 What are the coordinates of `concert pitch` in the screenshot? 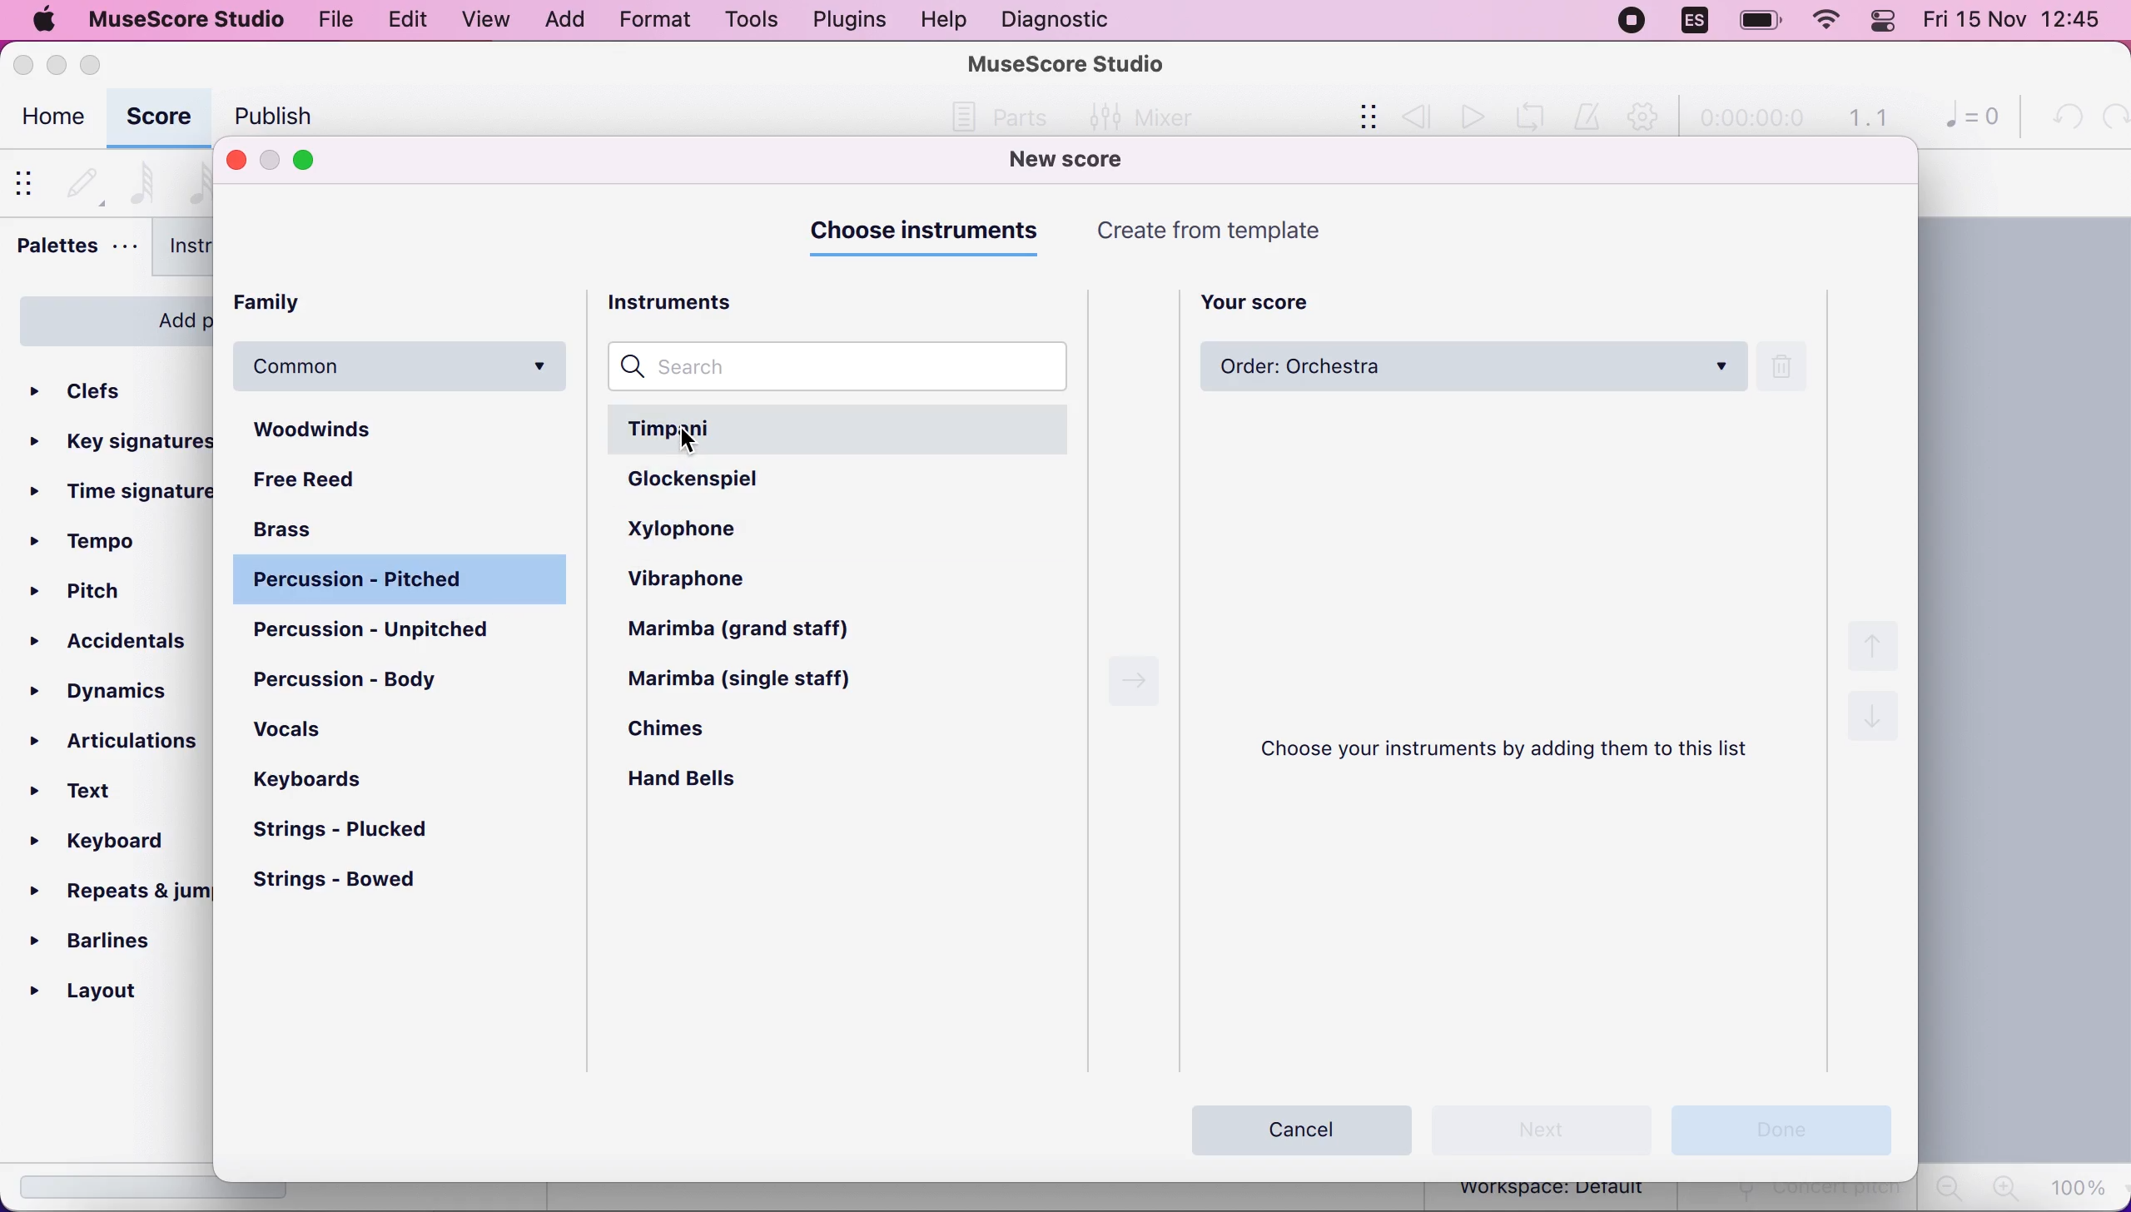 It's located at (1800, 1197).